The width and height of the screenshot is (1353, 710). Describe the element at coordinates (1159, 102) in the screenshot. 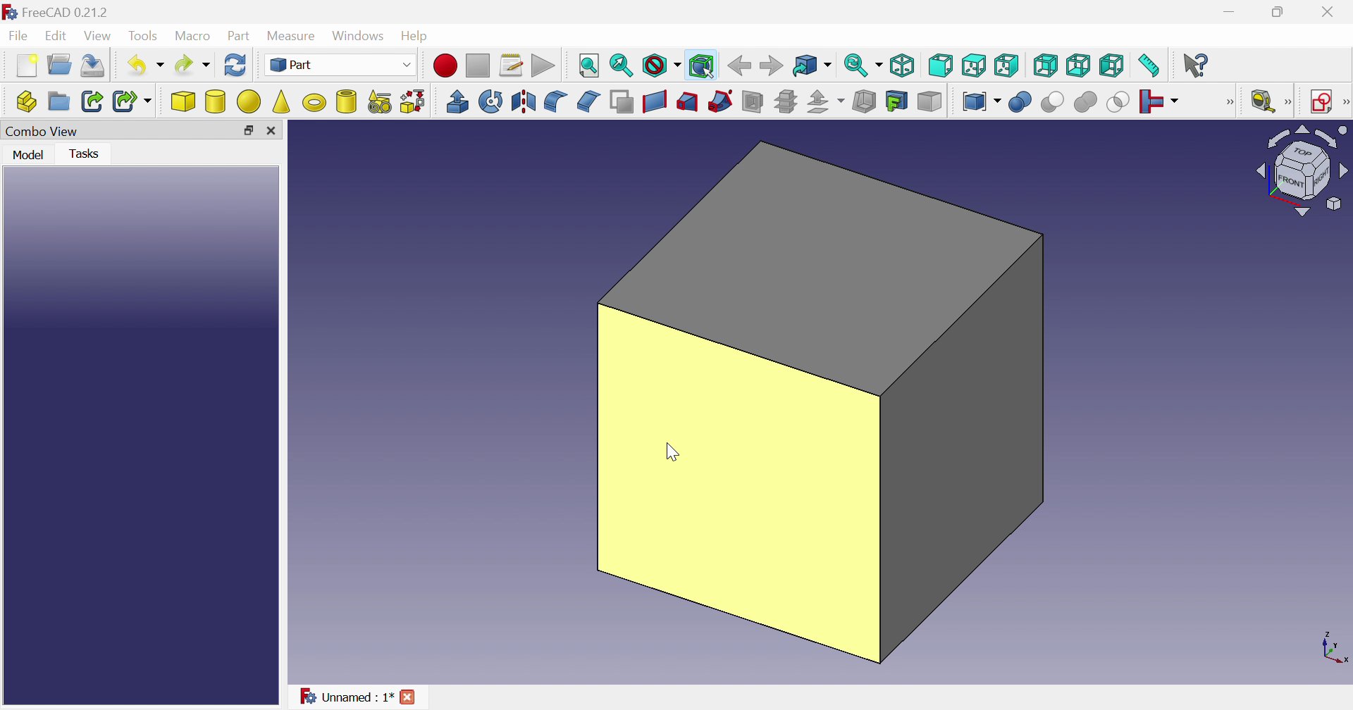

I see `Join objects...` at that location.